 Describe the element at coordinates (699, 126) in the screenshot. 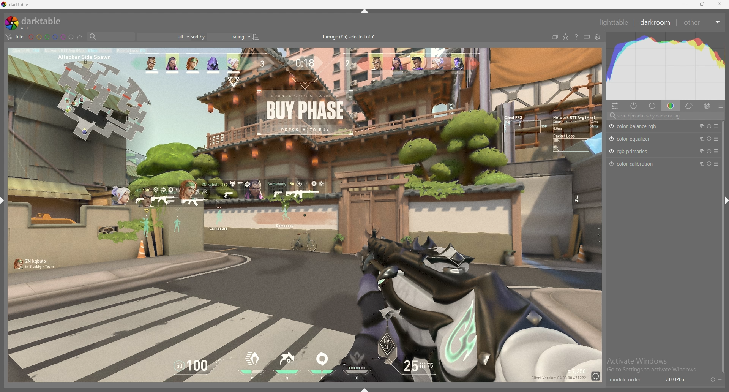

I see `multiple instance actions` at that location.